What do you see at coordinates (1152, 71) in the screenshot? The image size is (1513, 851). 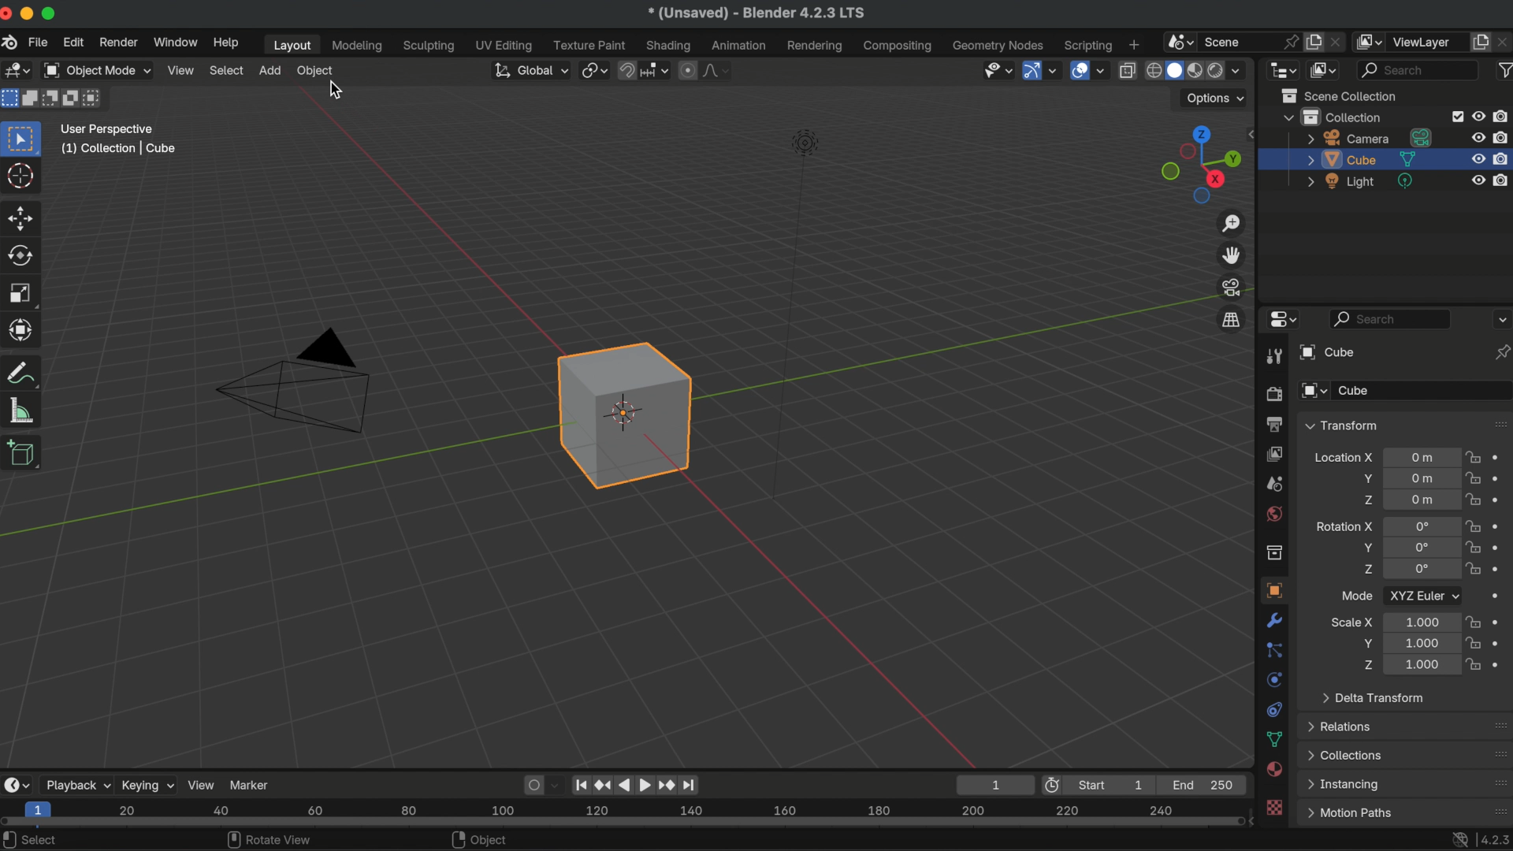 I see `viewport shading wireframe ` at bounding box center [1152, 71].